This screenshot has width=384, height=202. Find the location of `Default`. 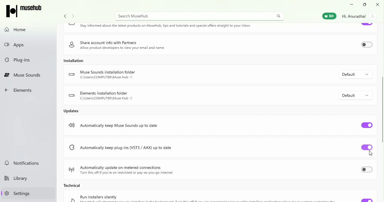

Default is located at coordinates (356, 74).